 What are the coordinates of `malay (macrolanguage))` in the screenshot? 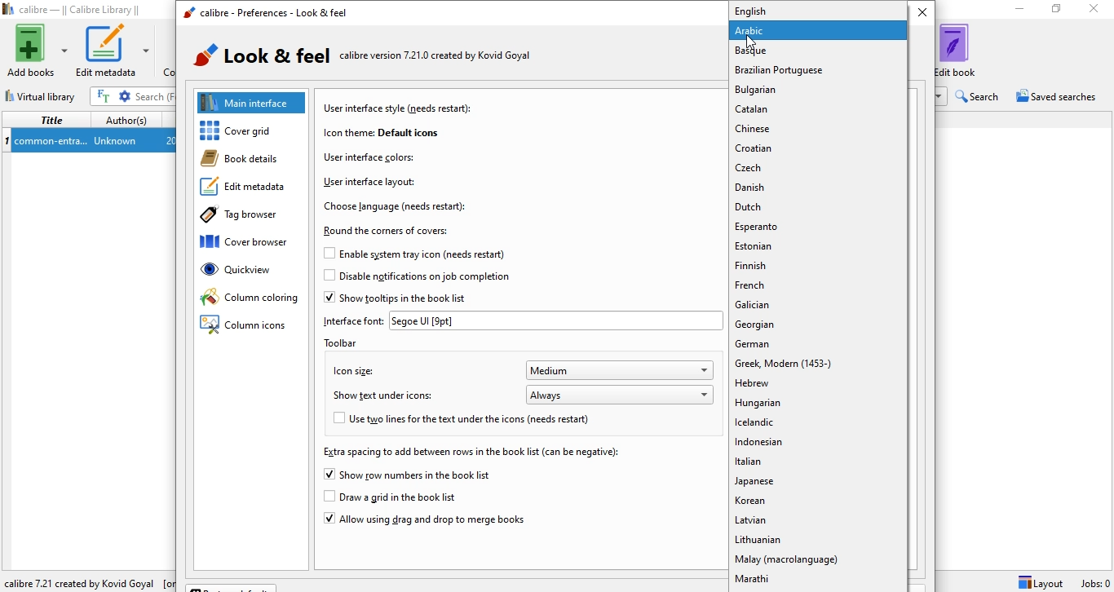 It's located at (820, 561).